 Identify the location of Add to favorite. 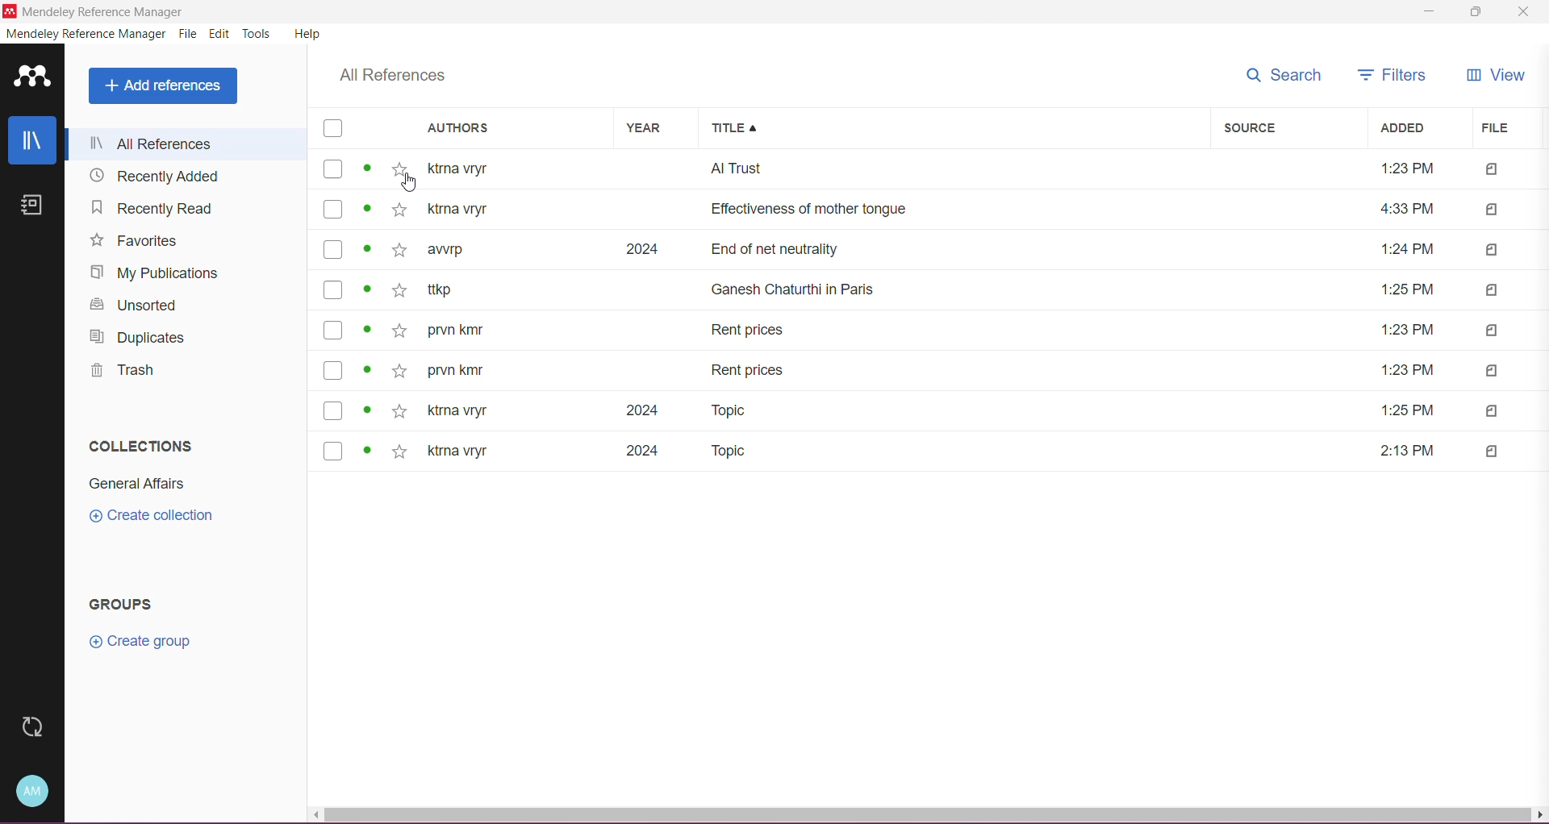
(400, 411).